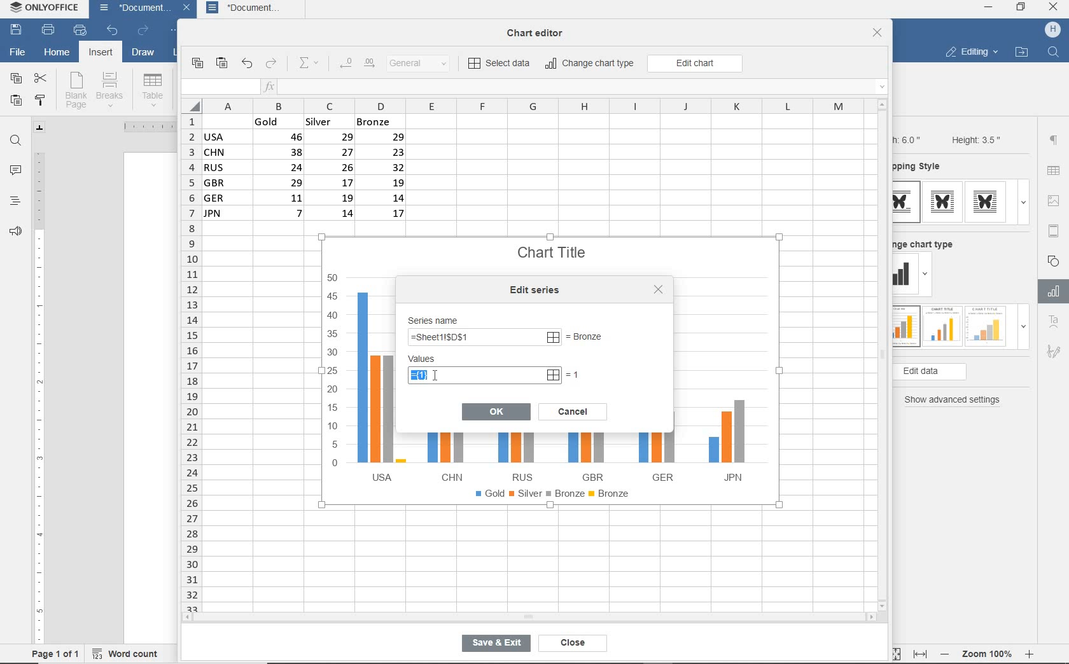  What do you see at coordinates (17, 141) in the screenshot?
I see `find` at bounding box center [17, 141].